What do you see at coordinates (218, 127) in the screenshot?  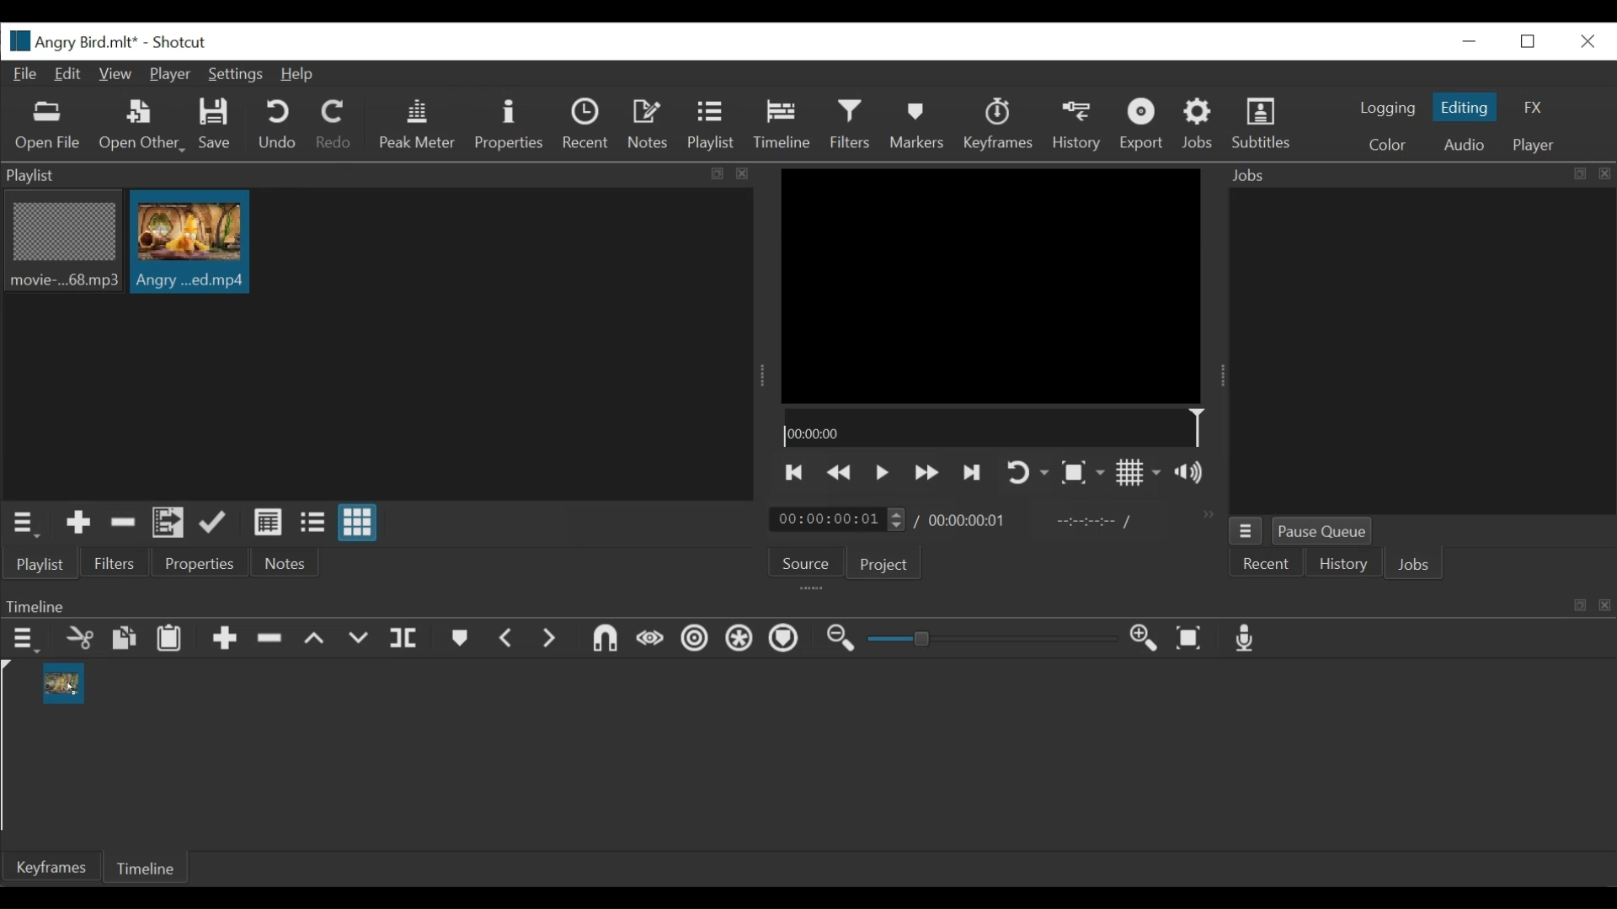 I see `Save` at bounding box center [218, 127].